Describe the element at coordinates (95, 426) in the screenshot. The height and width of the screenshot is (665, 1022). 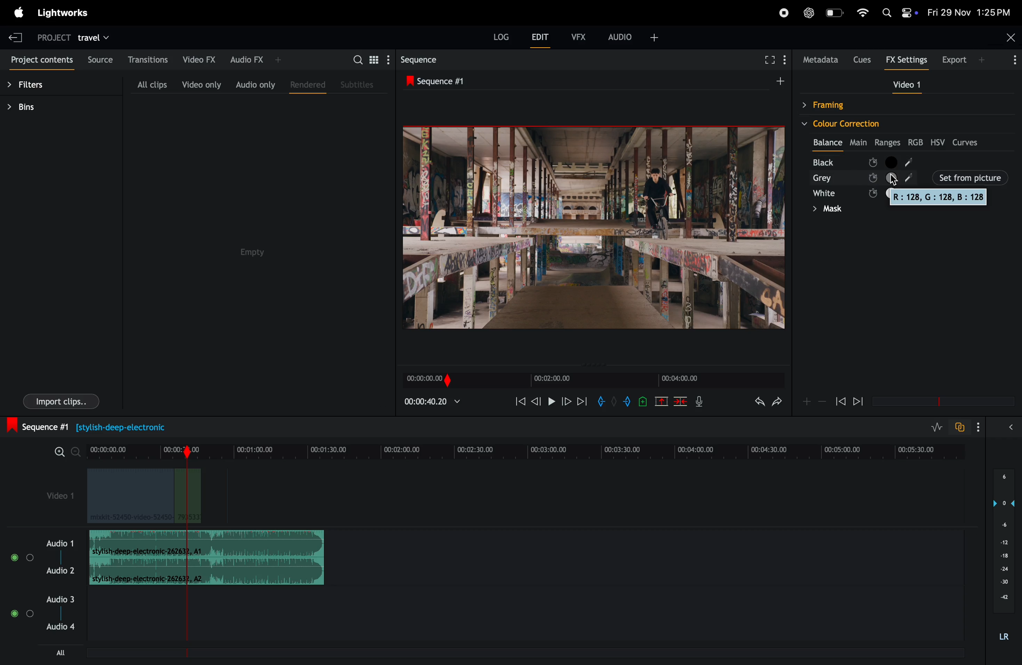
I see `sequence #1` at that location.